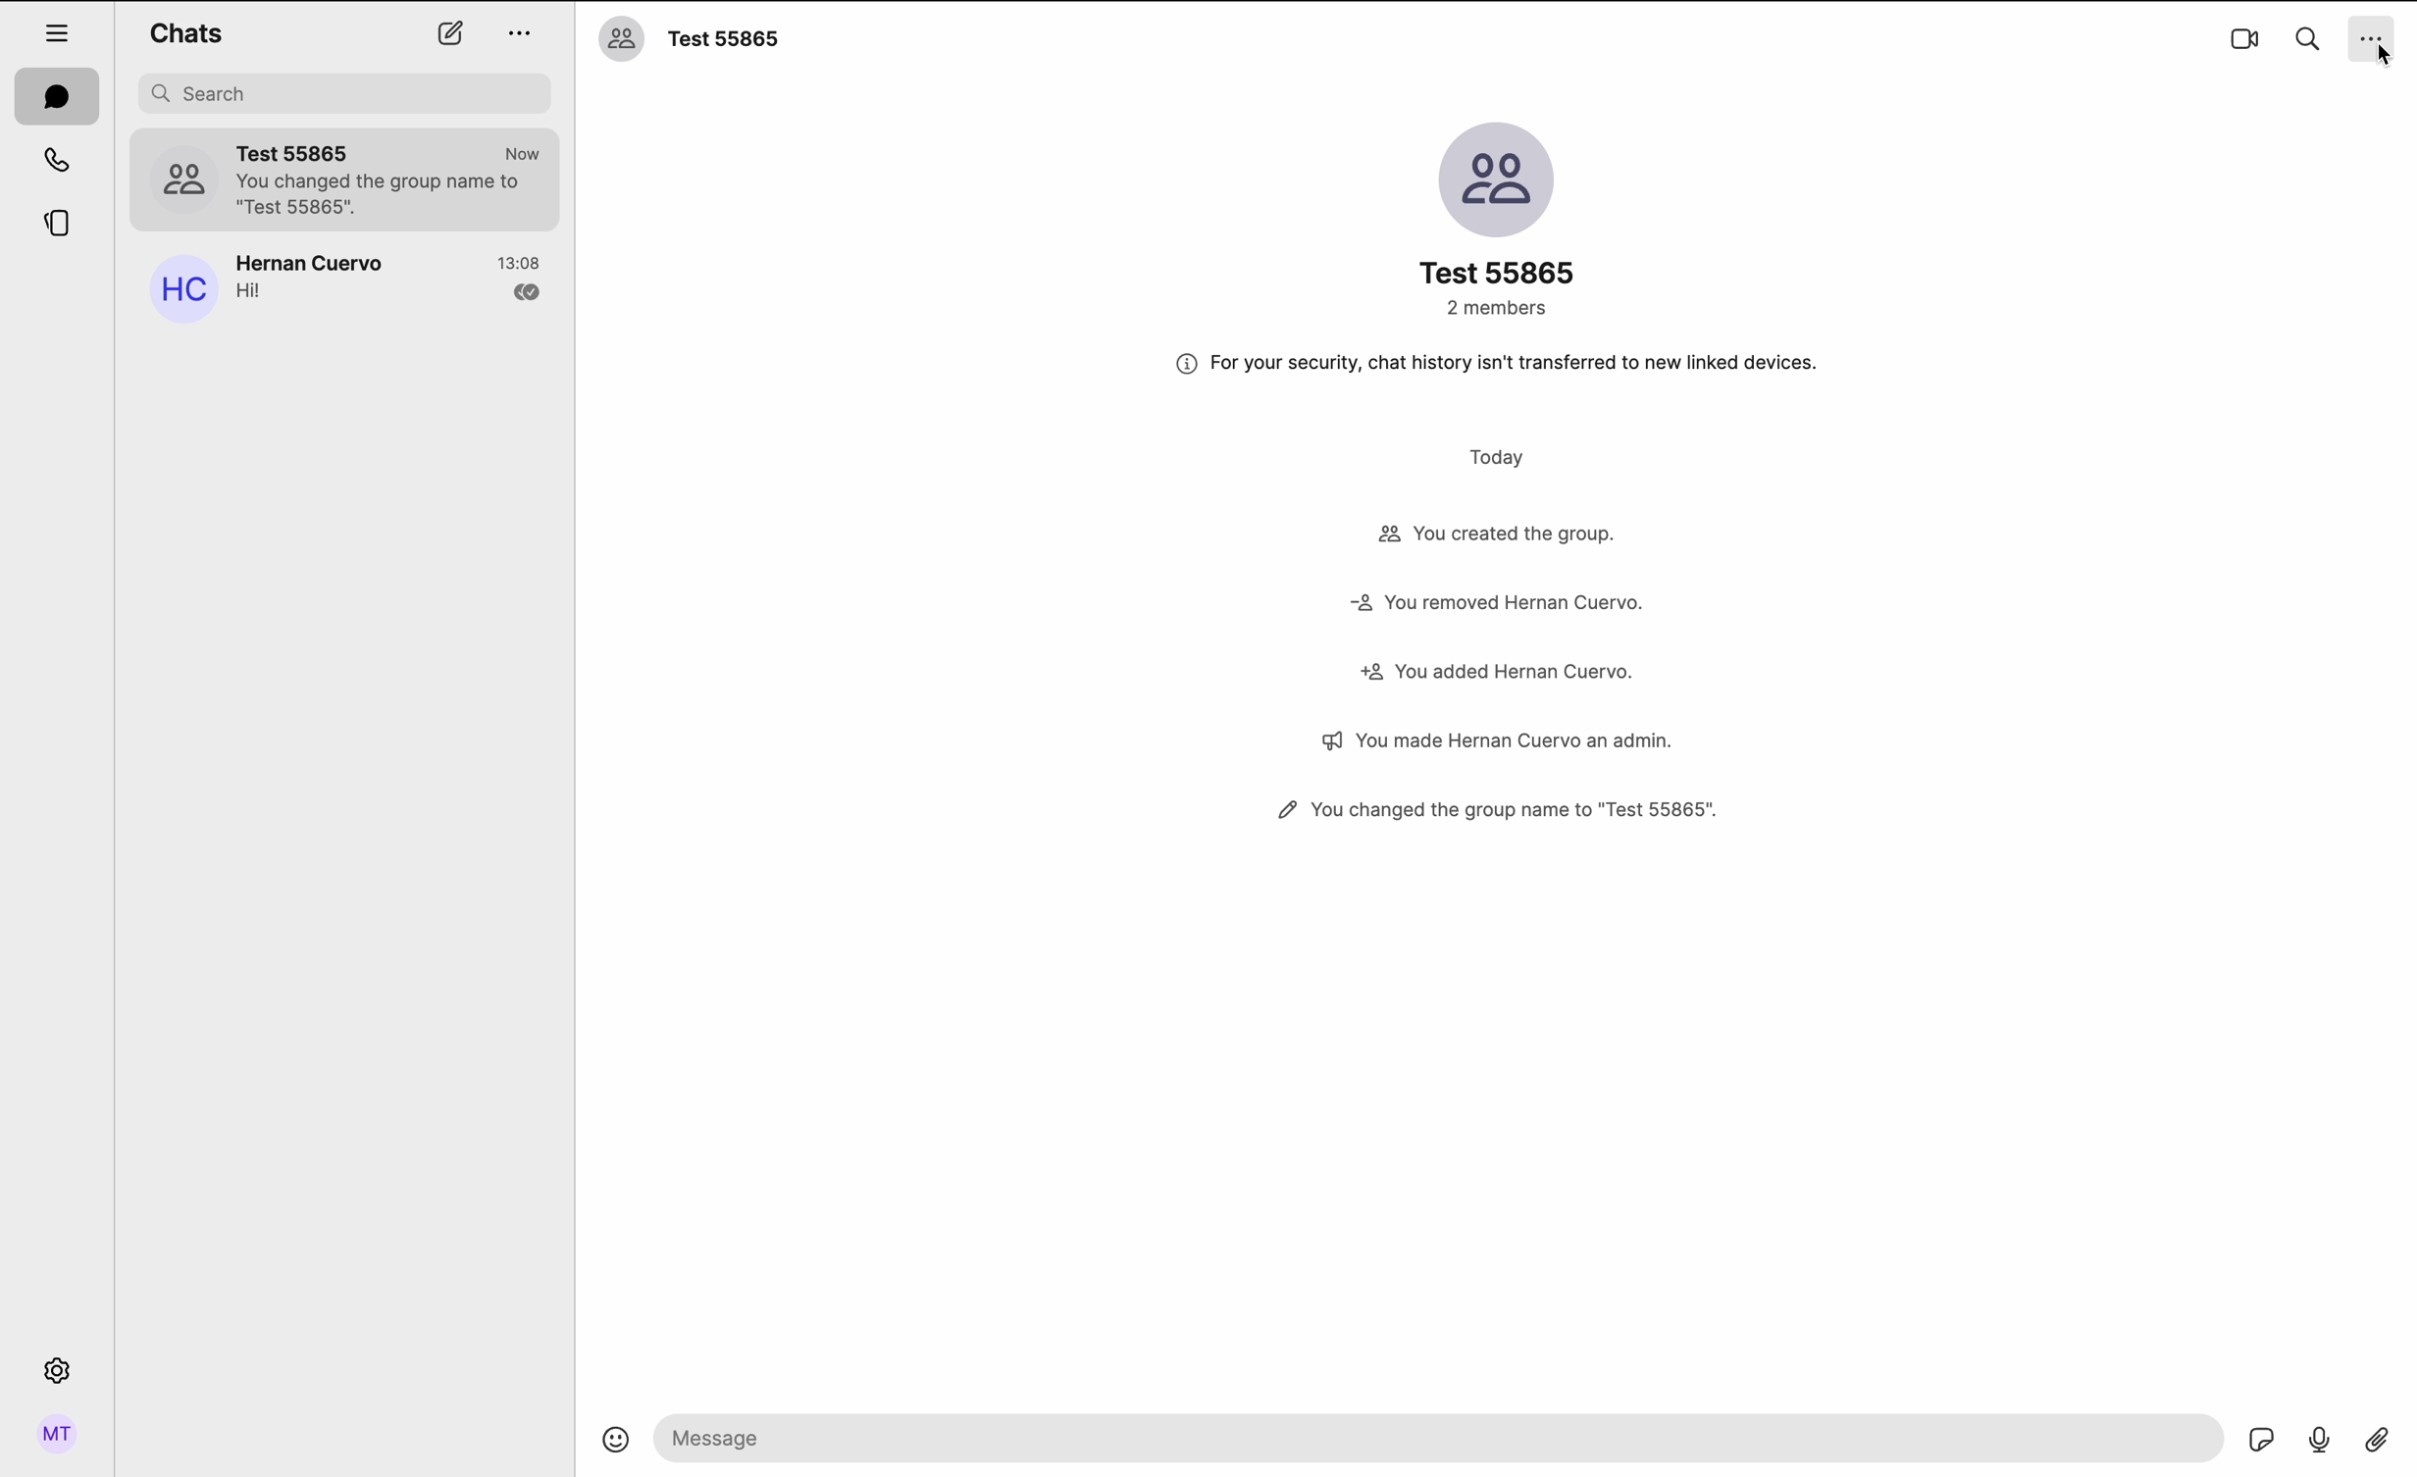 Image resolution: width=2417 pixels, height=1477 pixels. Describe the element at coordinates (2309, 40) in the screenshot. I see `search` at that location.